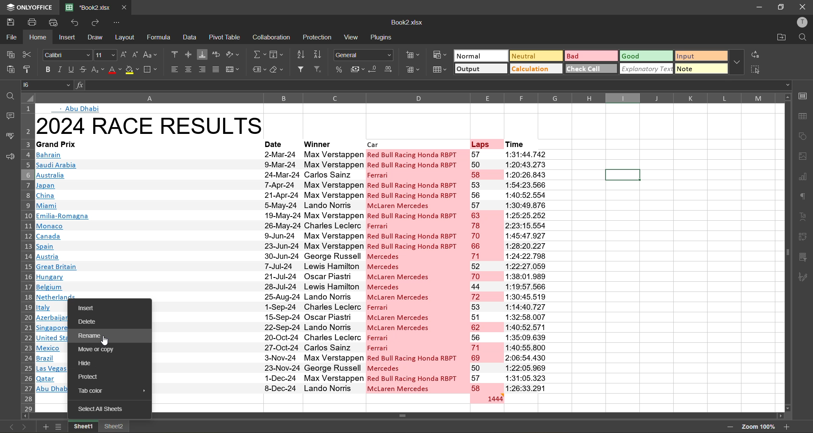 The width and height of the screenshot is (813, 433). I want to click on data, so click(190, 39).